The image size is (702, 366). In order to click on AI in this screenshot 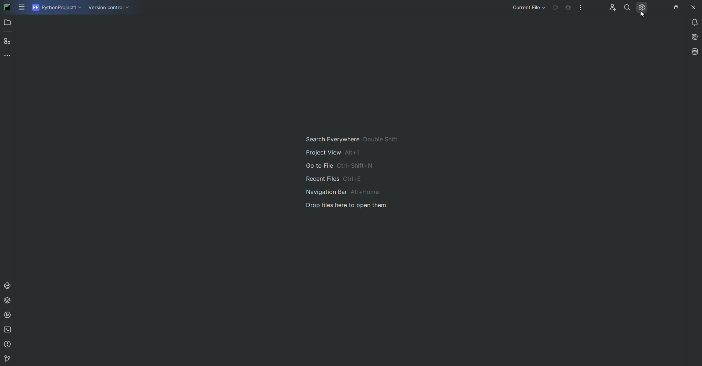, I will do `click(692, 36)`.